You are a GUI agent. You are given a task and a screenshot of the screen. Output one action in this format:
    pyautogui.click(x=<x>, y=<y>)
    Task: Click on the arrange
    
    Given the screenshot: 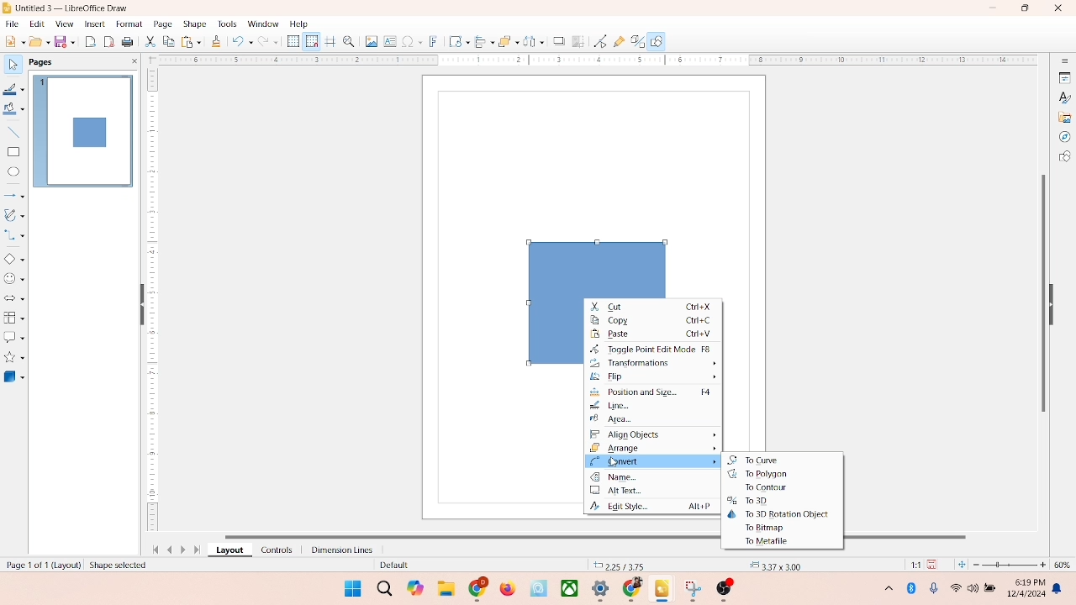 What is the action you would take?
    pyautogui.click(x=504, y=39)
    